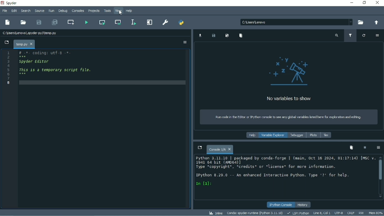 The width and height of the screenshot is (384, 216). What do you see at coordinates (30, 32) in the screenshot?
I see `File name` at bounding box center [30, 32].